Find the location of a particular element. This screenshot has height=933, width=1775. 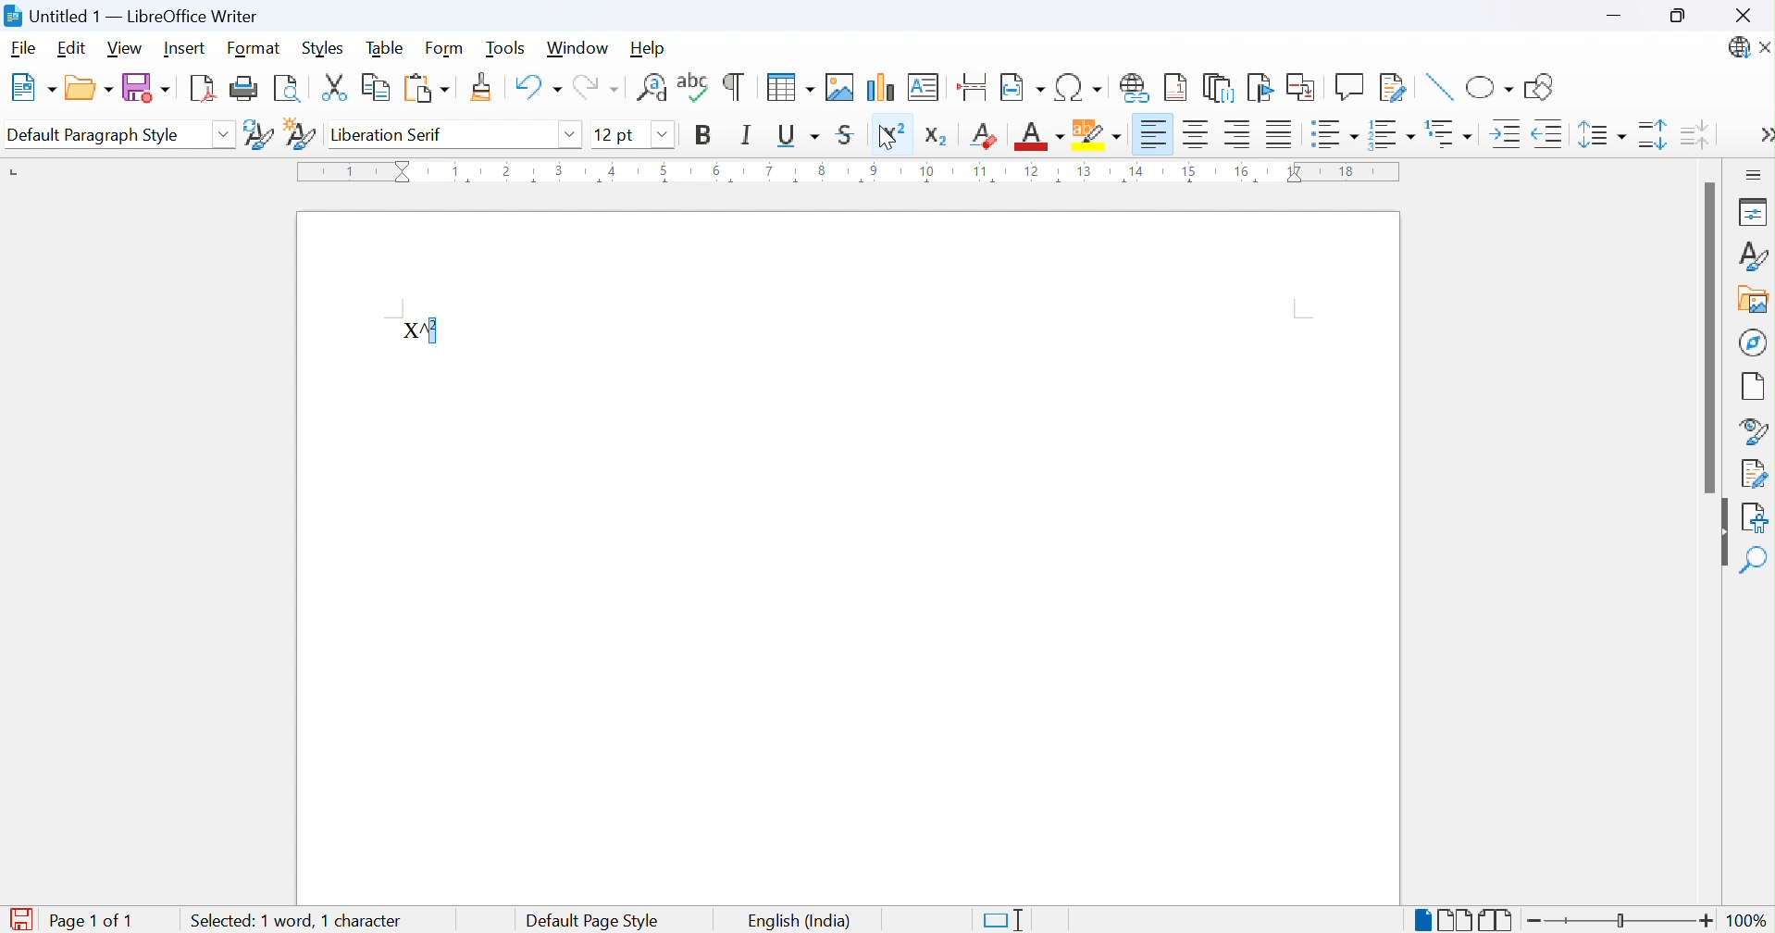

Find is located at coordinates (1756, 560).